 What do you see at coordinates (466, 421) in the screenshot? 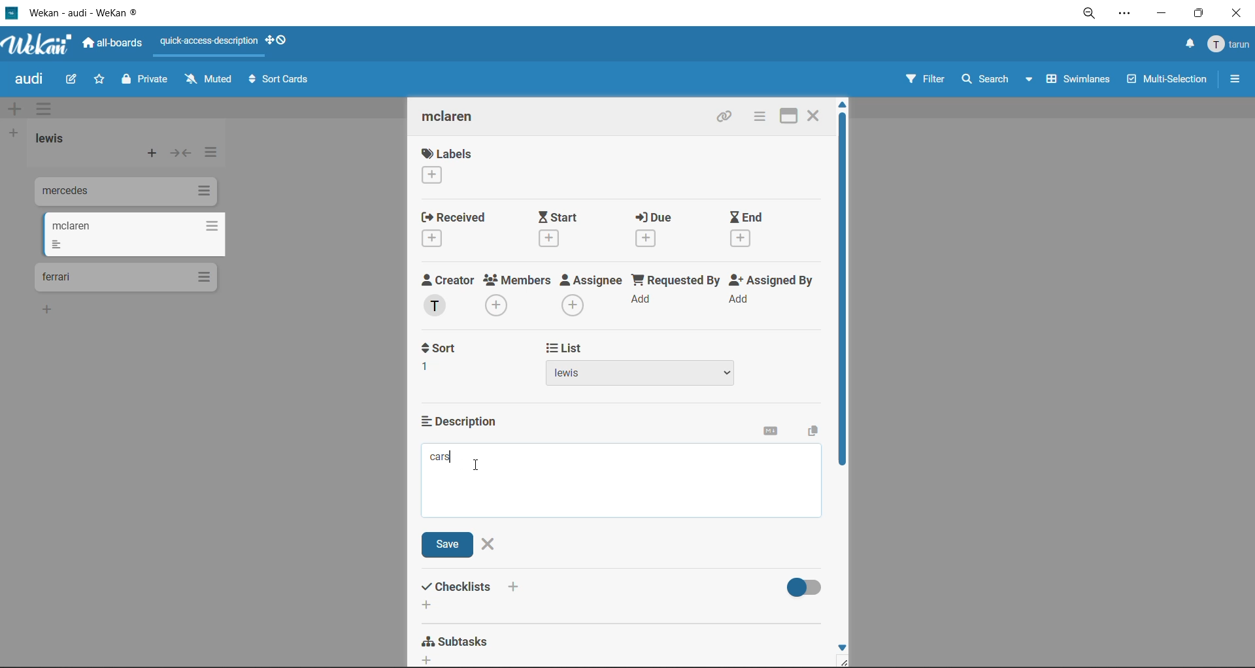
I see `description` at bounding box center [466, 421].